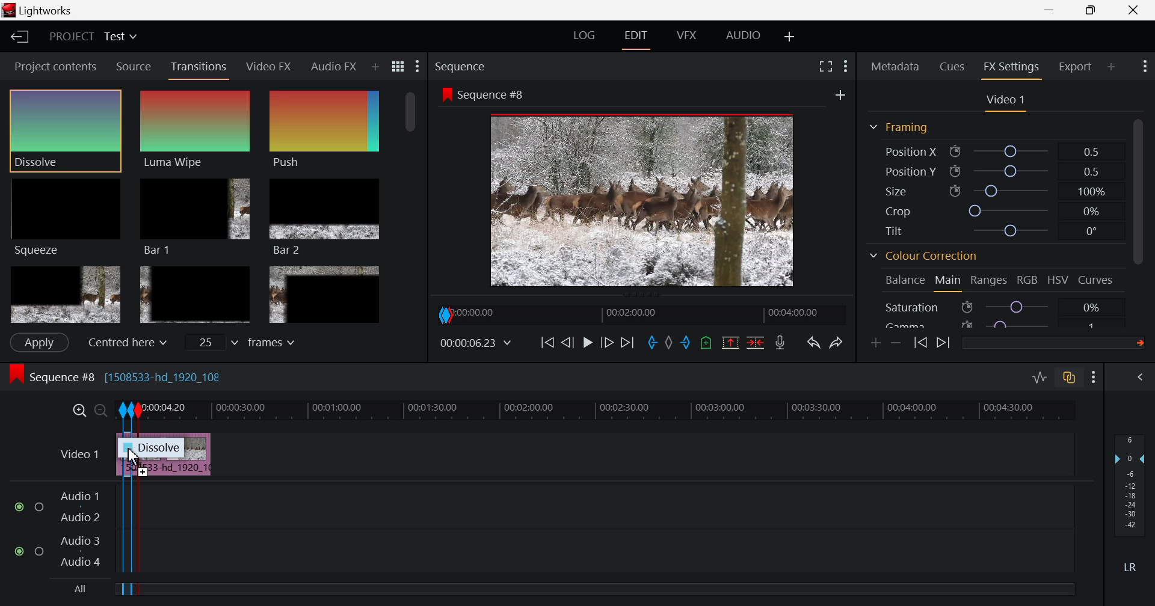 This screenshot has height=606, width=1155. I want to click on Sequence , so click(463, 67).